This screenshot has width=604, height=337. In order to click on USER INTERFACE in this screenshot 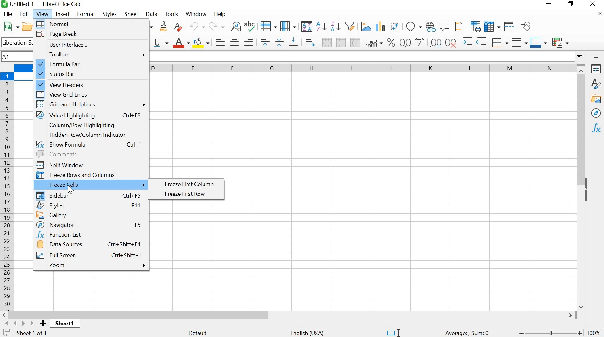, I will do `click(91, 45)`.